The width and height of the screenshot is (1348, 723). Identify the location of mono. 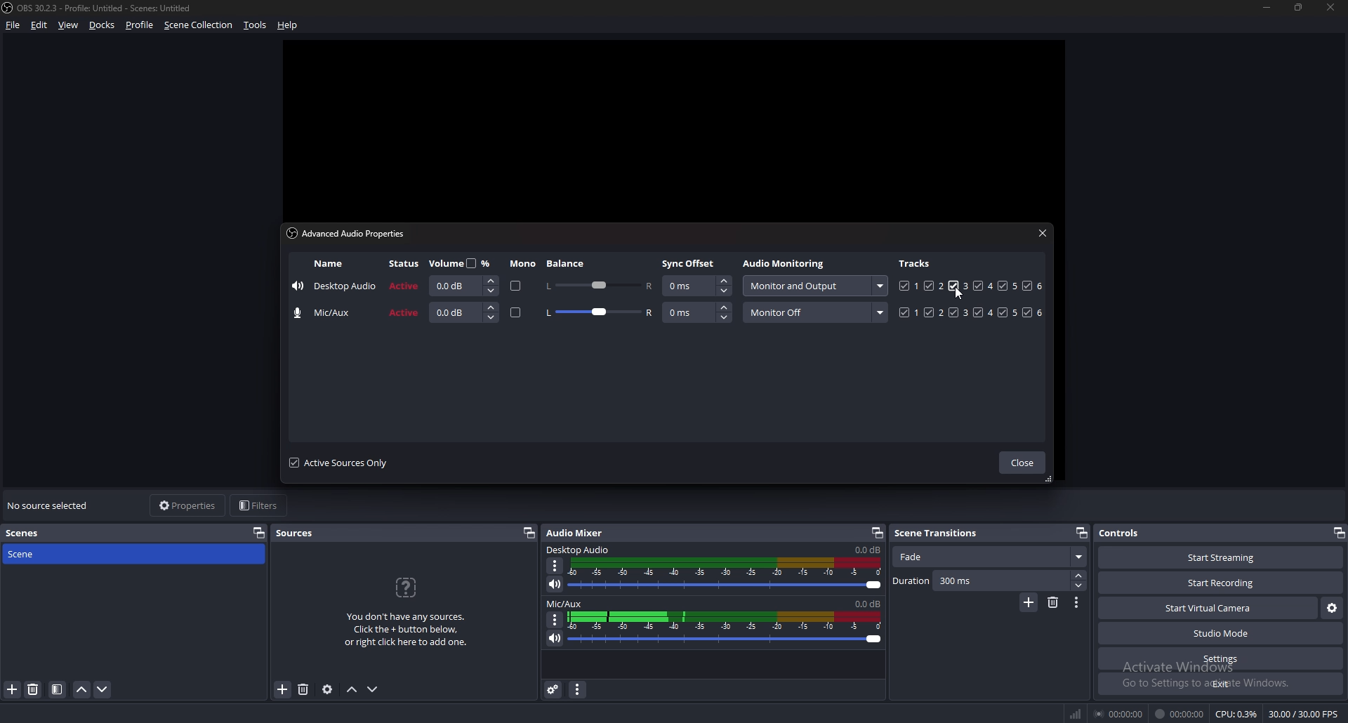
(513, 286).